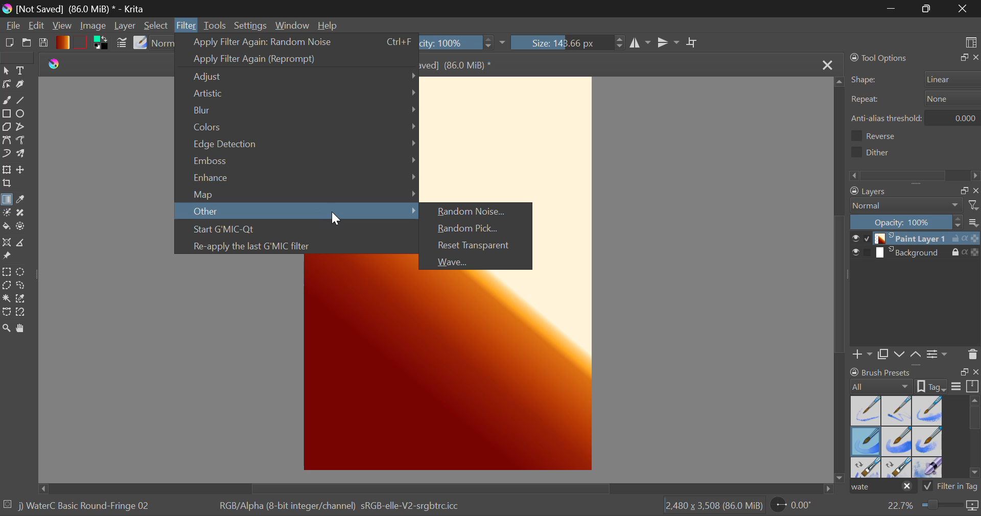 This screenshot has height=516, width=981. I want to click on layers, so click(897, 192).